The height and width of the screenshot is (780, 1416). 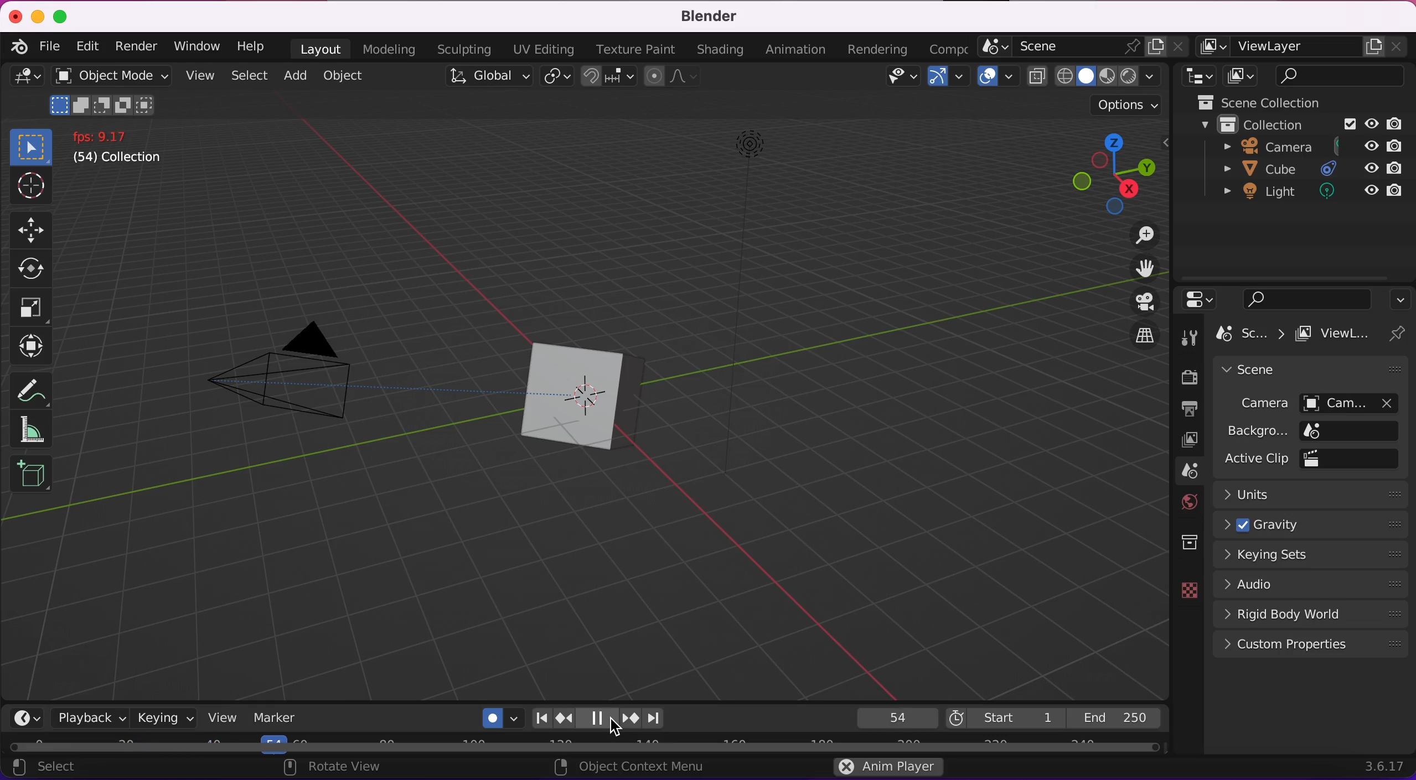 What do you see at coordinates (64, 16) in the screenshot?
I see `maximize` at bounding box center [64, 16].